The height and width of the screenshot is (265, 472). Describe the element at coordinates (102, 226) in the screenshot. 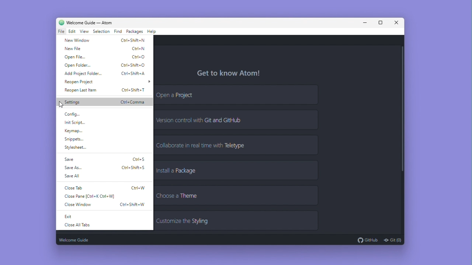

I see `Close All Tabs` at that location.